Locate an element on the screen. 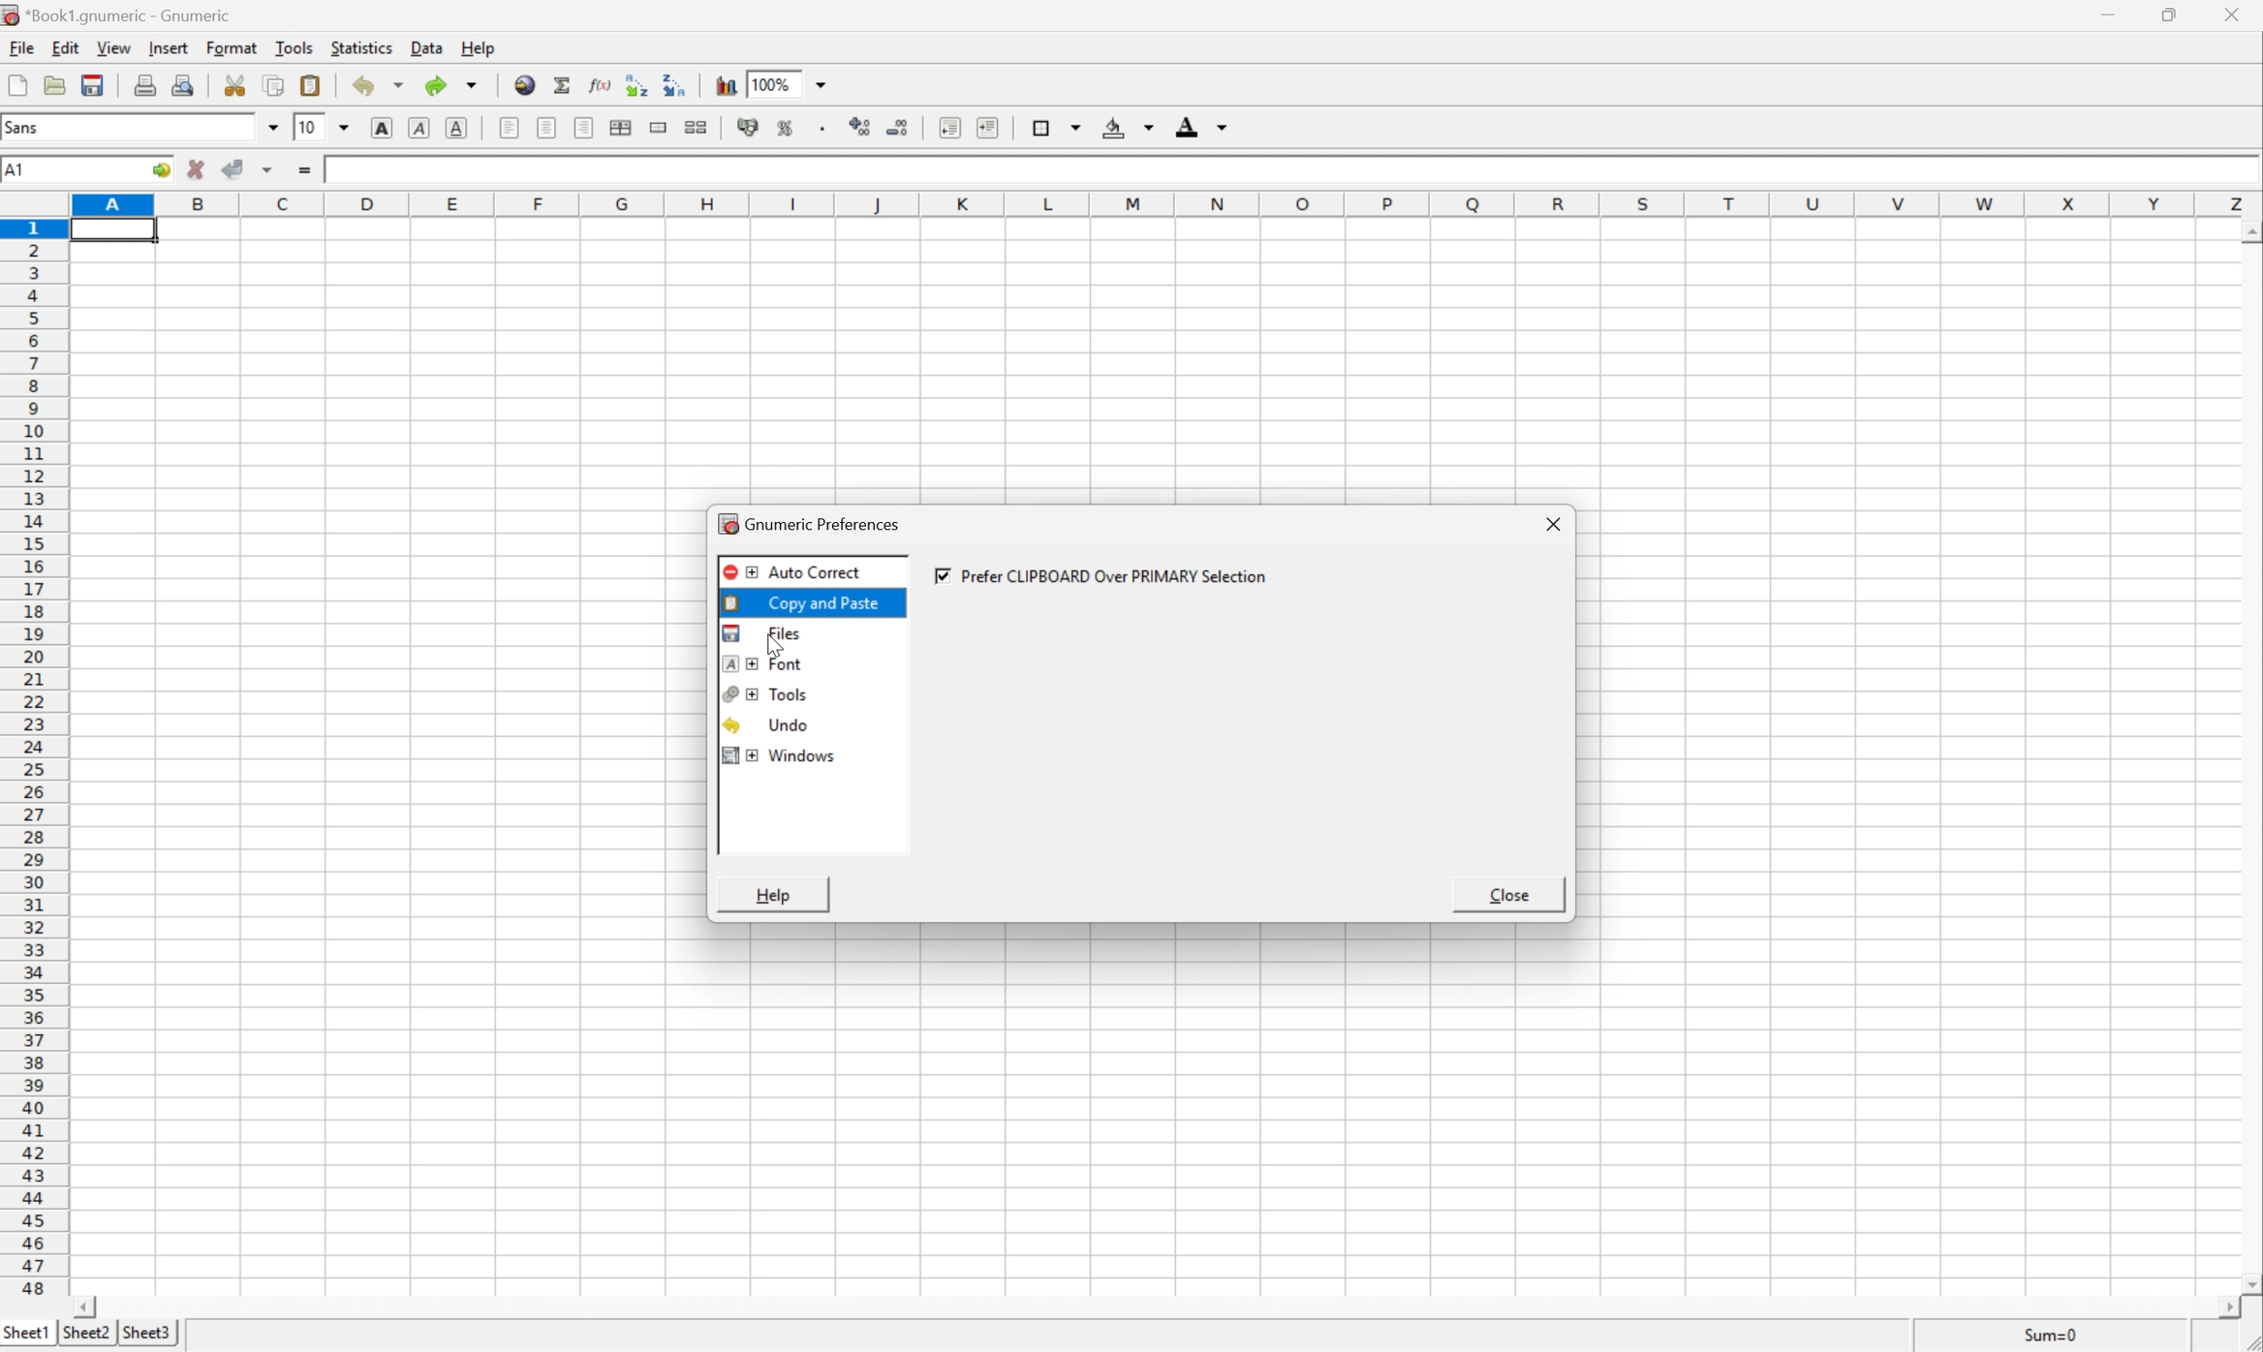 The width and height of the screenshot is (2263, 1352). Sort the selected region in ascending order based on the first column selected is located at coordinates (635, 83).